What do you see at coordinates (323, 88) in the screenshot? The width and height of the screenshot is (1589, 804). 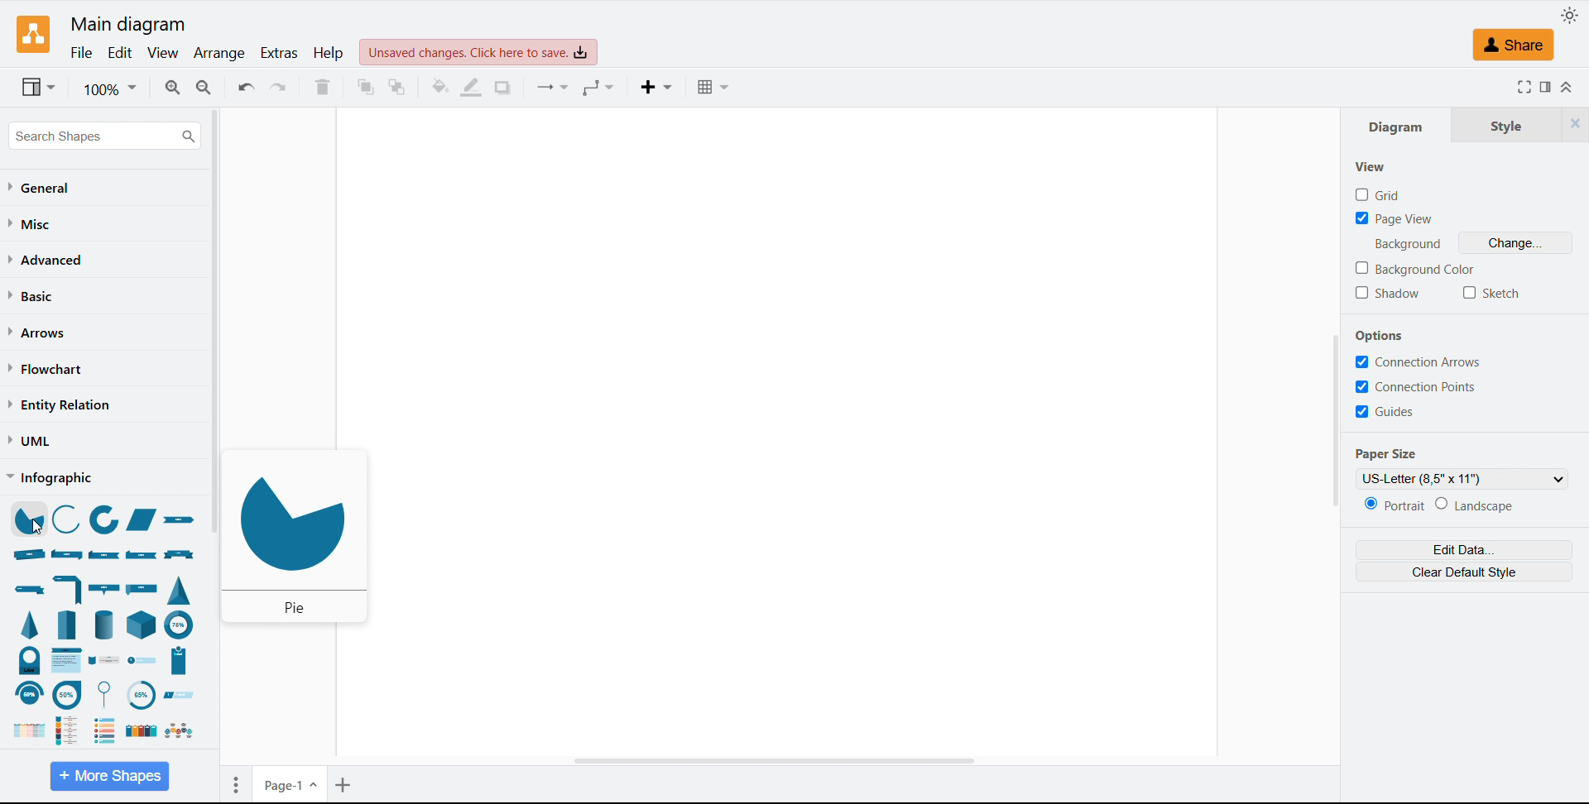 I see `Delete ` at bounding box center [323, 88].